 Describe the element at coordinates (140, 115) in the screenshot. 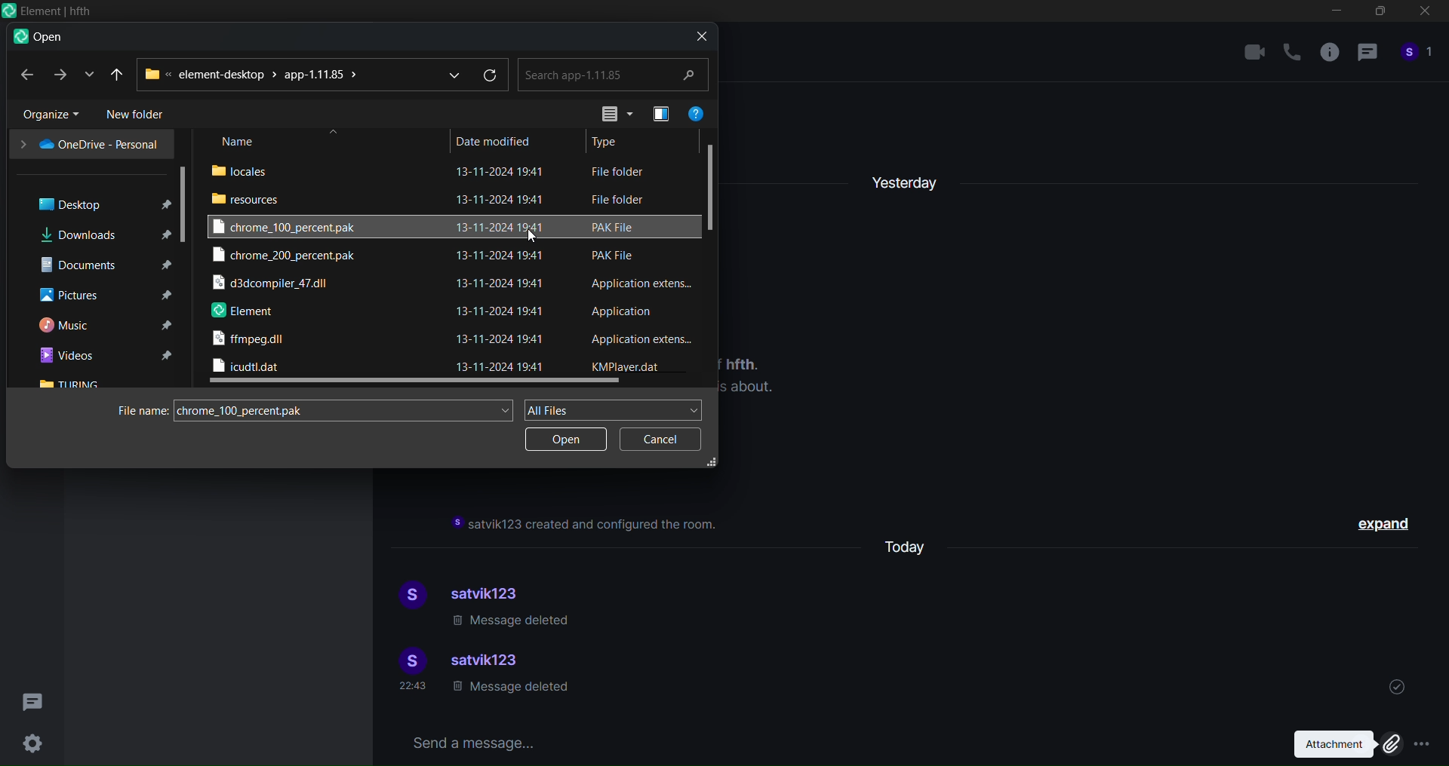

I see `new folder` at that location.